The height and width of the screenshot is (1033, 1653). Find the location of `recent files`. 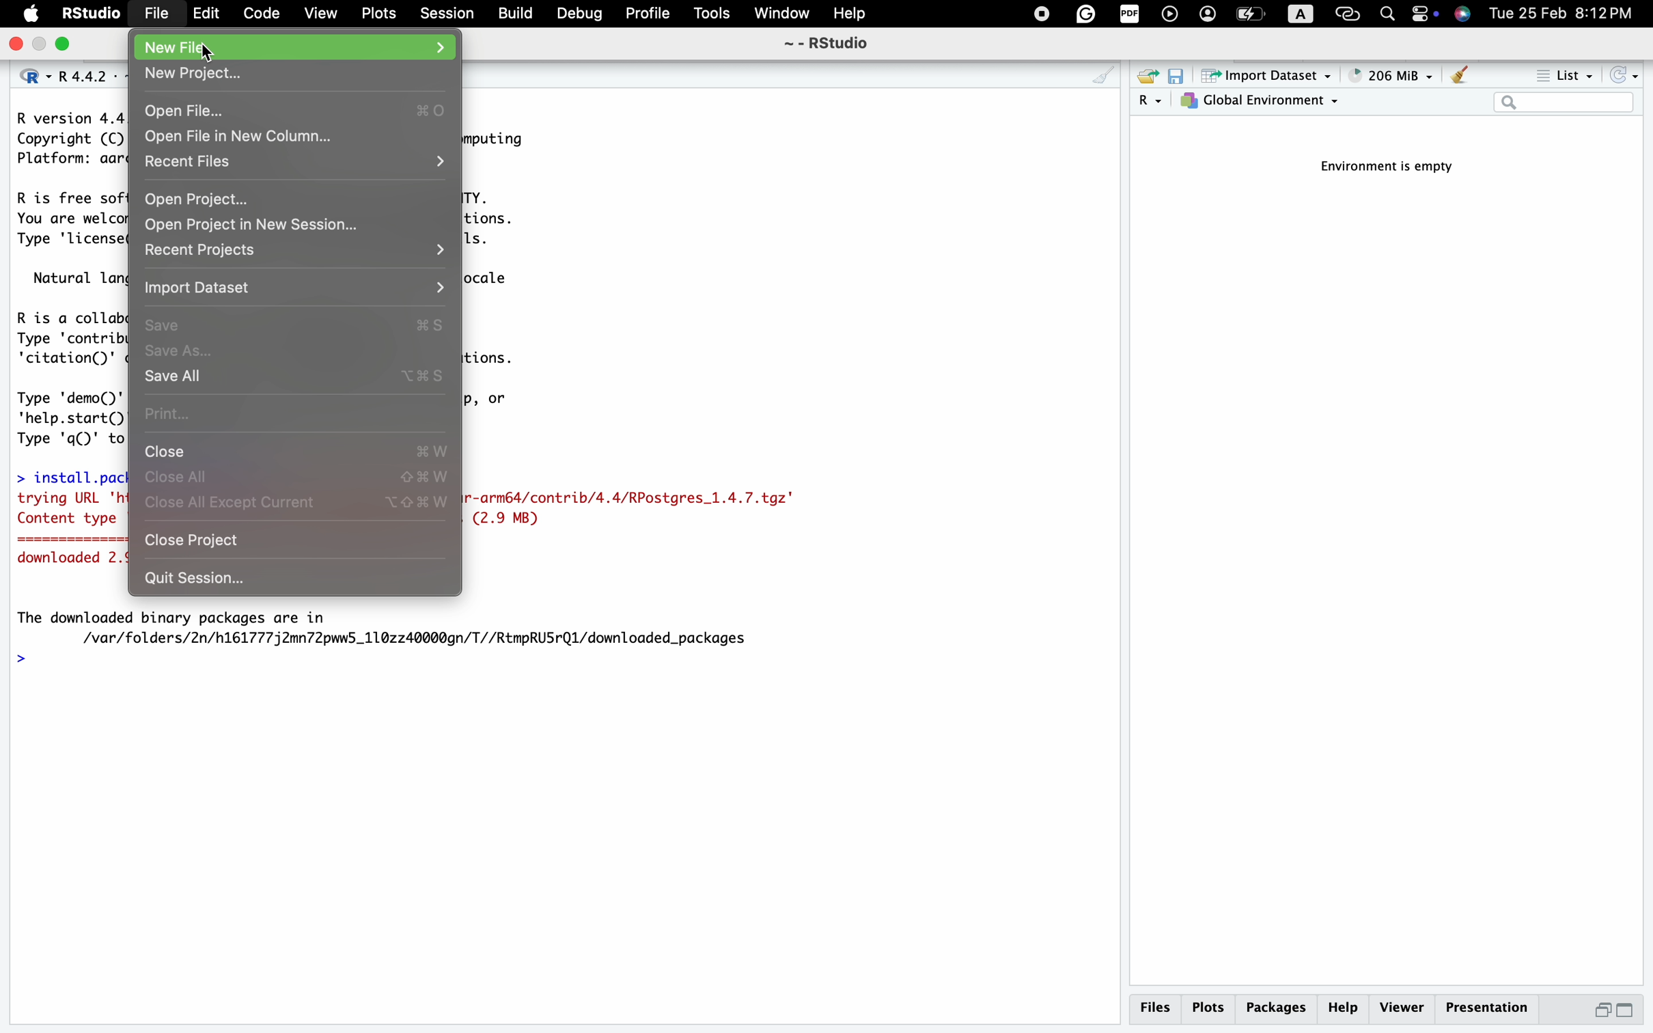

recent files is located at coordinates (297, 164).